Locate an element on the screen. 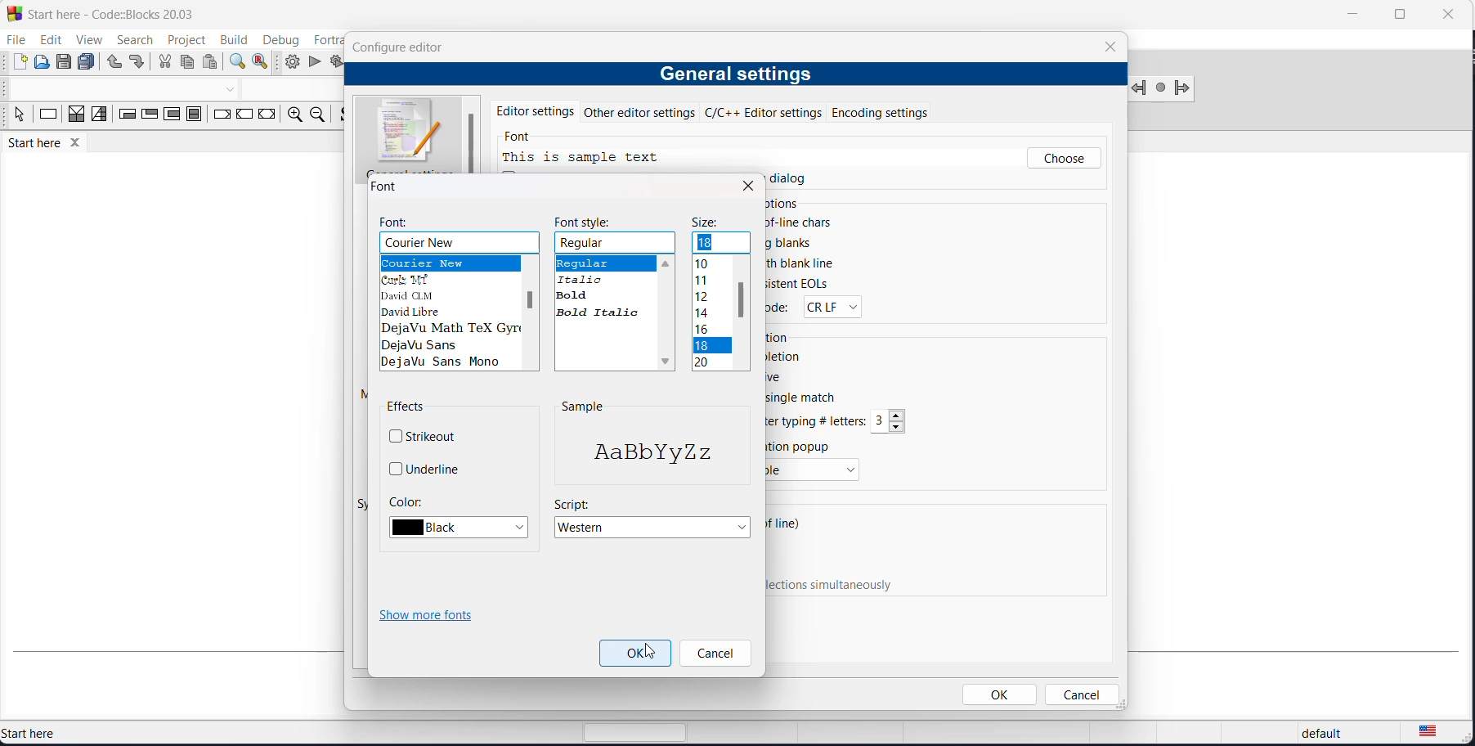 This screenshot has height=746, width=1475. EDFs is located at coordinates (799, 284).